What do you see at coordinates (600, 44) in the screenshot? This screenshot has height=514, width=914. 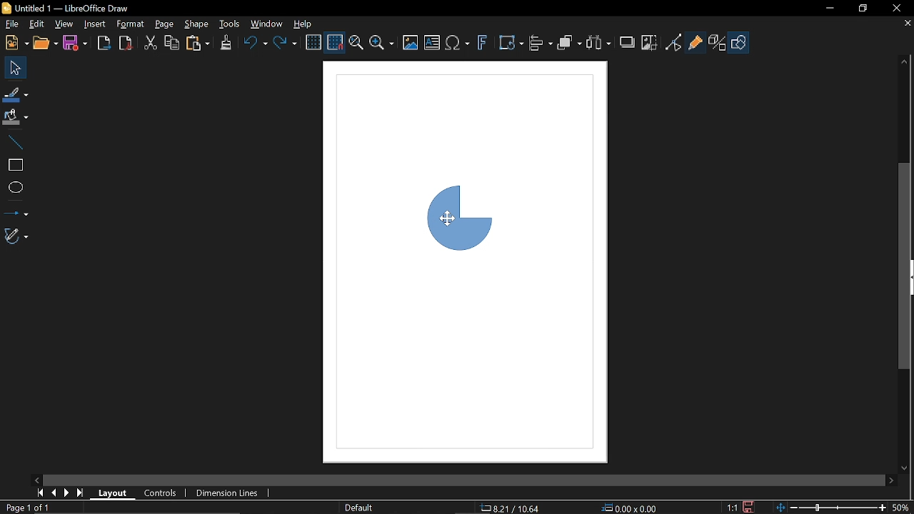 I see `Select at least three objects to distribute` at bounding box center [600, 44].